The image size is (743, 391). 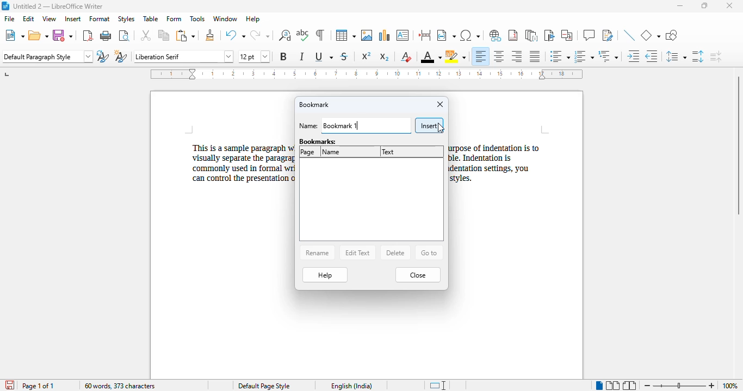 What do you see at coordinates (651, 35) in the screenshot?
I see `basic shapes` at bounding box center [651, 35].